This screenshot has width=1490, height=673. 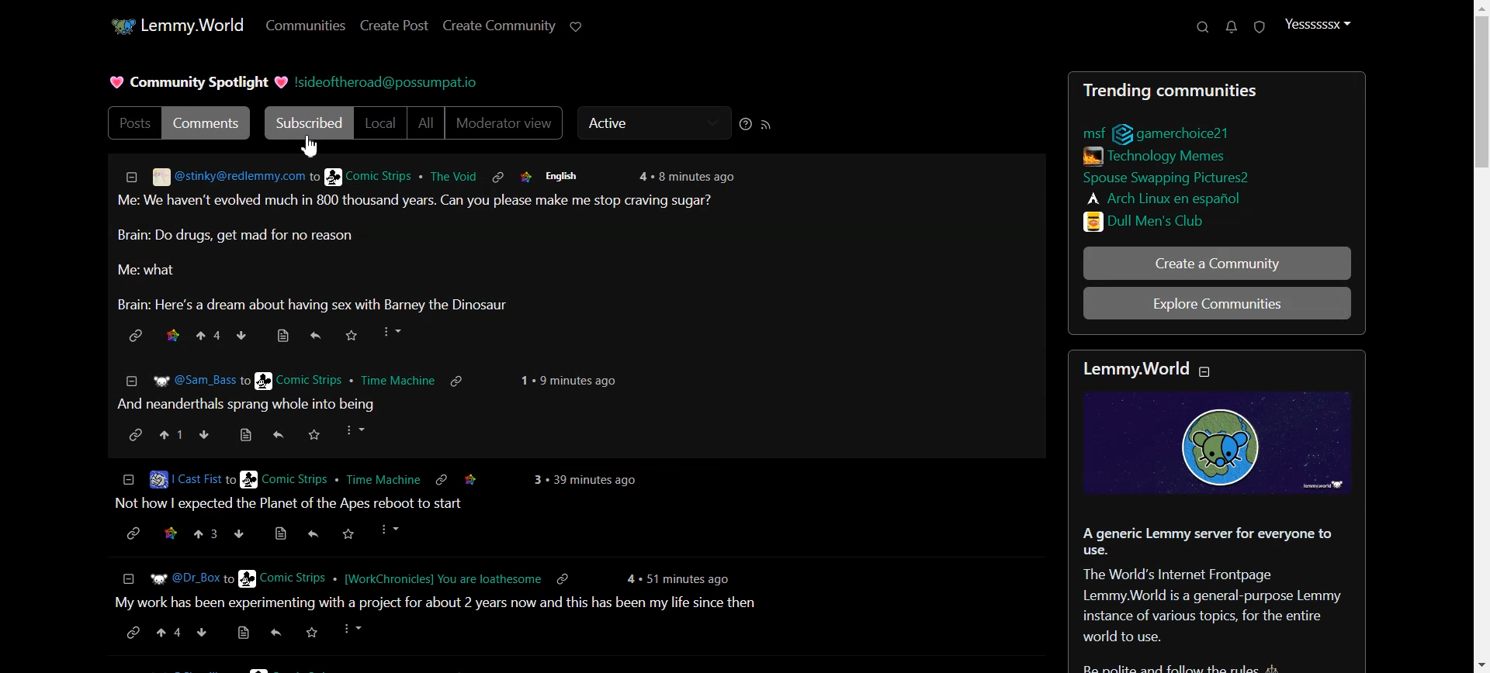 What do you see at coordinates (204, 533) in the screenshot?
I see `upvote` at bounding box center [204, 533].